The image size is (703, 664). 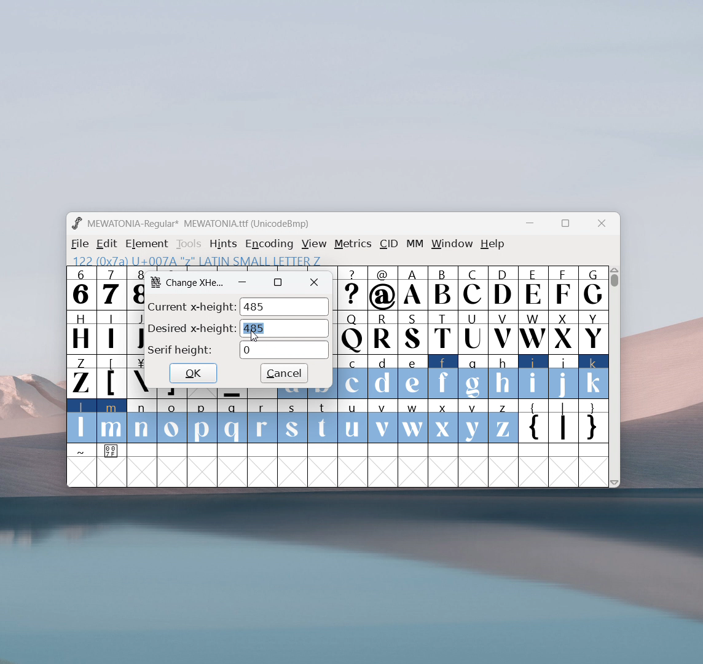 What do you see at coordinates (533, 377) in the screenshot?
I see `i` at bounding box center [533, 377].